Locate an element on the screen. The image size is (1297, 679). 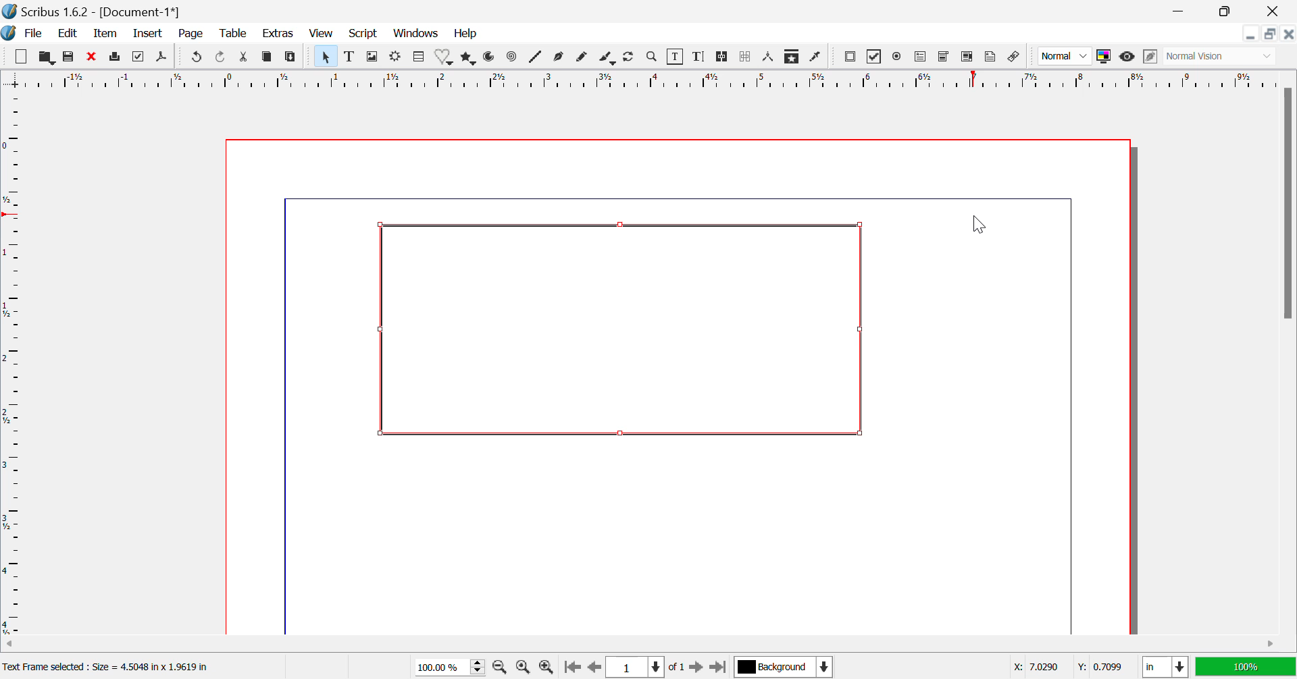
Pdf Push button is located at coordinates (850, 58).